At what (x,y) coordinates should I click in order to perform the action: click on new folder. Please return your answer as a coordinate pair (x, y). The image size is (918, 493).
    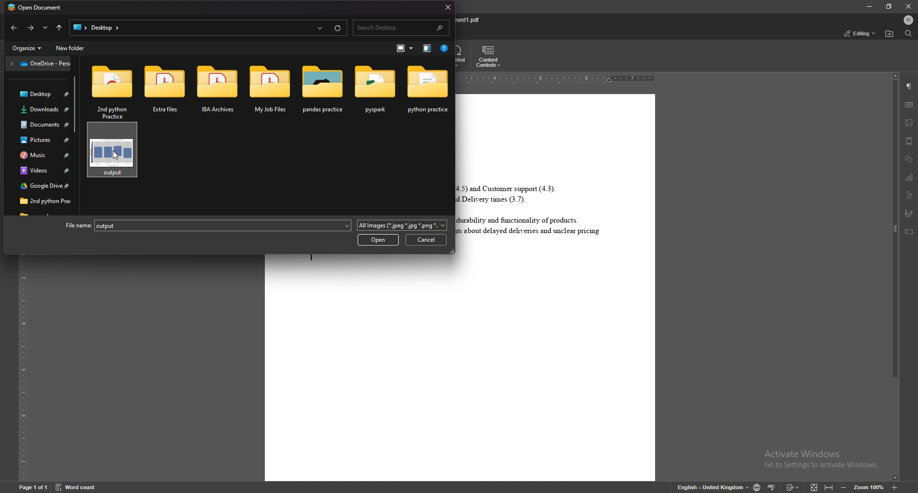
    Looking at the image, I should click on (70, 48).